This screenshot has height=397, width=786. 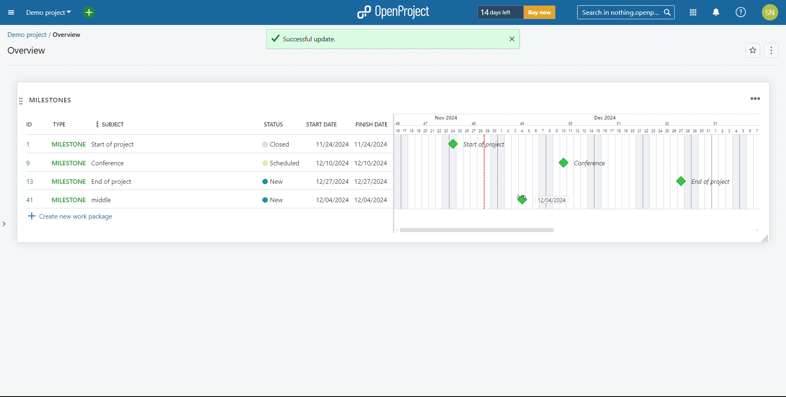 I want to click on days left of trial, so click(x=499, y=12).